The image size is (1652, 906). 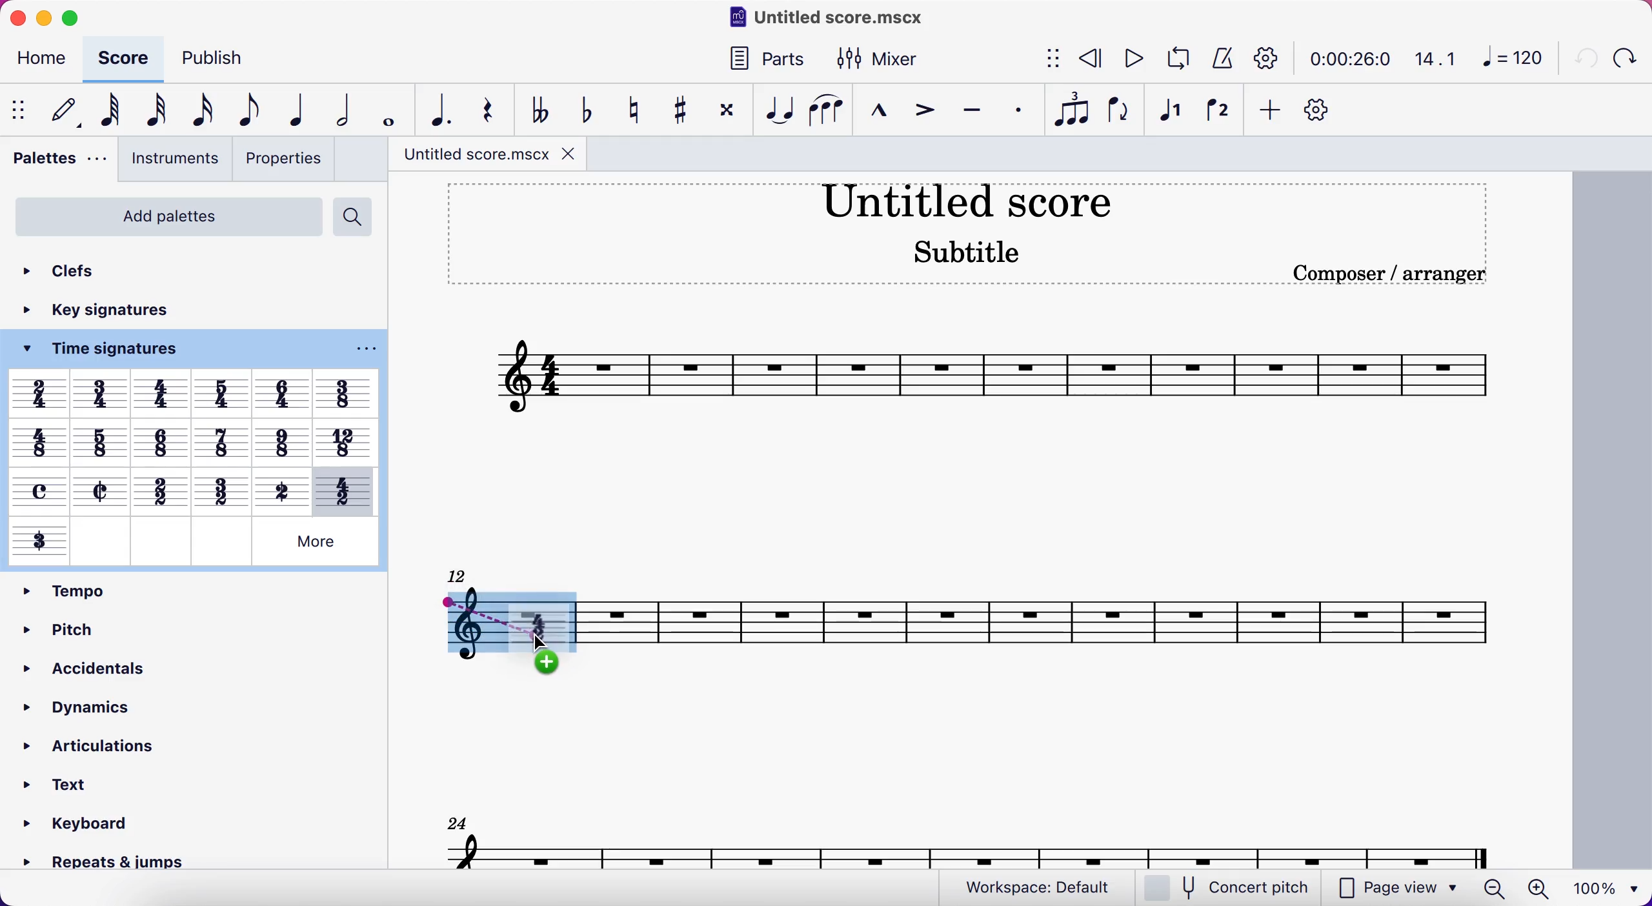 I want to click on add, so click(x=1268, y=110).